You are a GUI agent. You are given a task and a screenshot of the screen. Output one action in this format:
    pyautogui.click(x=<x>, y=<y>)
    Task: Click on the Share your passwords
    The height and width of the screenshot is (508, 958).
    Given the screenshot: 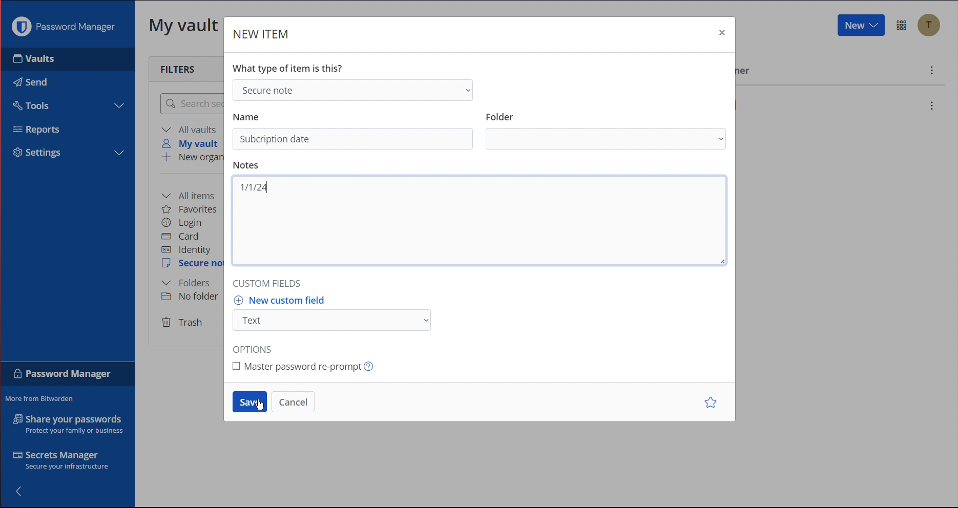 What is the action you would take?
    pyautogui.click(x=69, y=424)
    